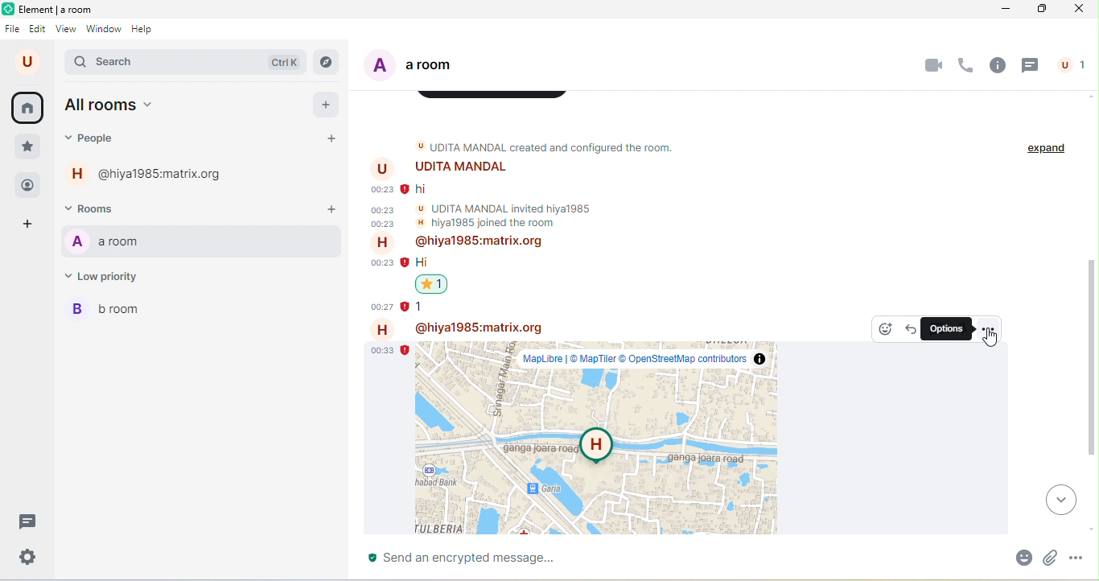 Image resolution: width=1099 pixels, height=581 pixels. I want to click on cursor movement, so click(992, 339).